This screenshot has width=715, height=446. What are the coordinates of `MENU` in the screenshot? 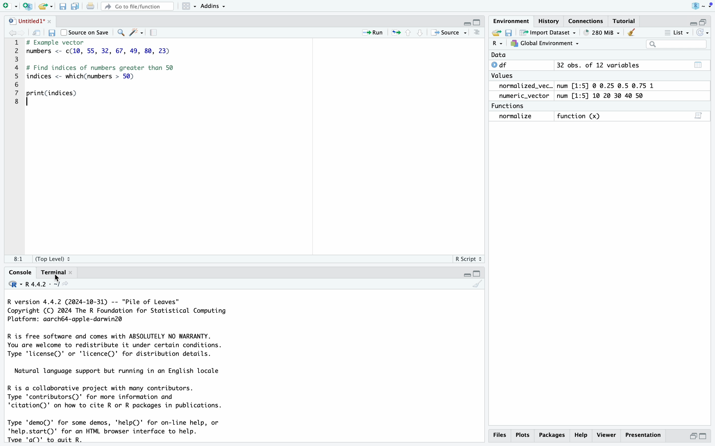 It's located at (478, 34).